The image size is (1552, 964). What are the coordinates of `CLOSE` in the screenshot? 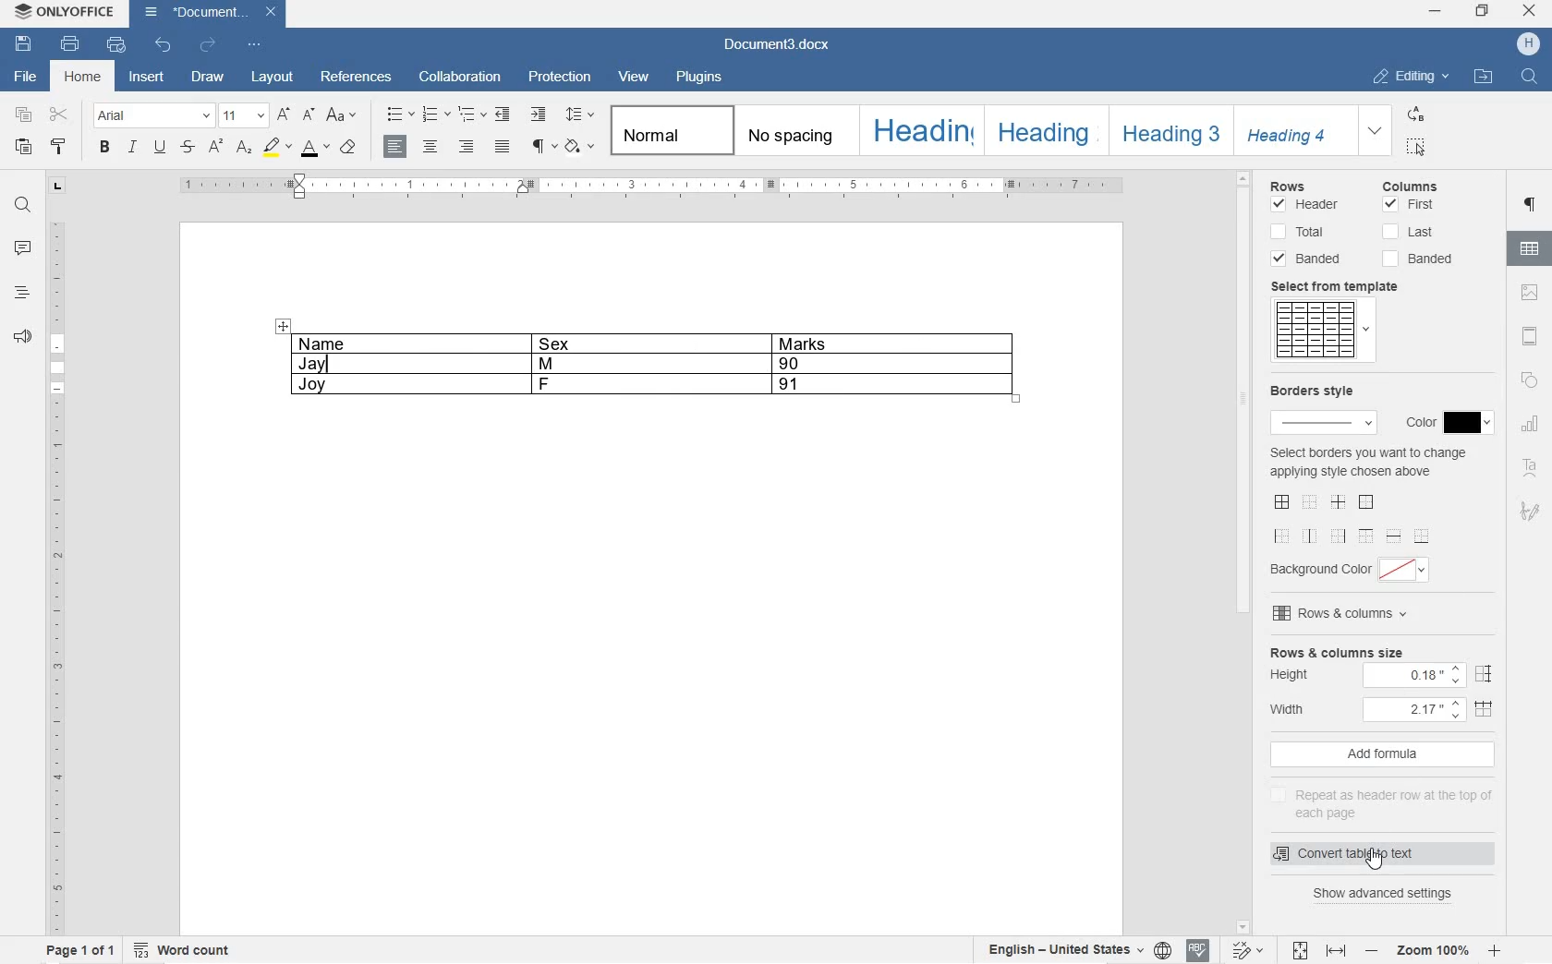 It's located at (1530, 10).